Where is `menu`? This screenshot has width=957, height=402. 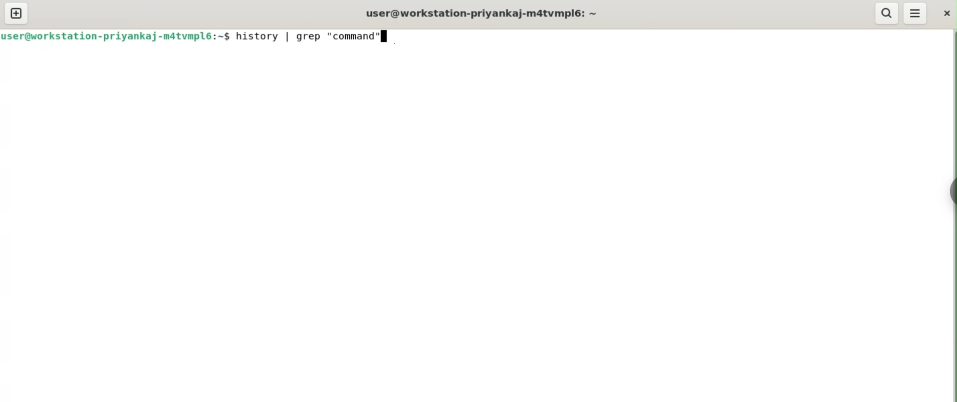
menu is located at coordinates (914, 13).